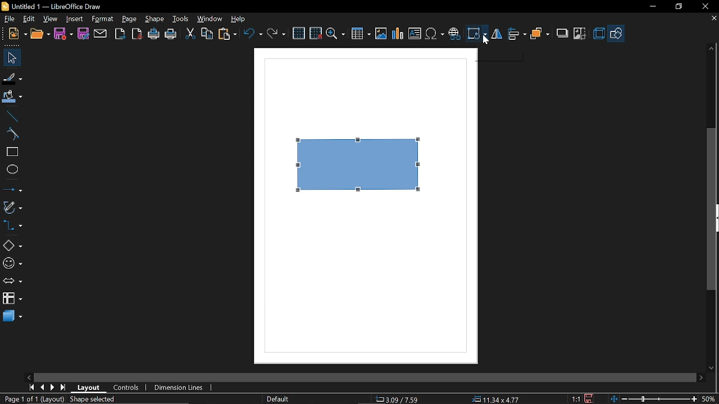 This screenshot has height=404, width=719. Describe the element at coordinates (709, 398) in the screenshot. I see `50%` at that location.